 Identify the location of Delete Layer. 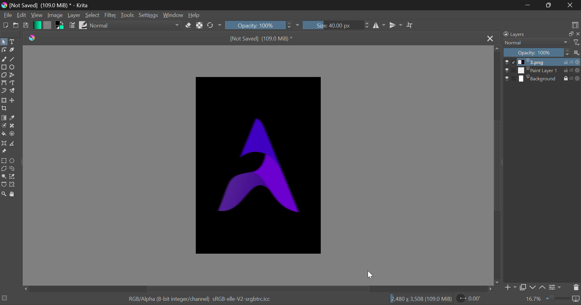
(576, 287).